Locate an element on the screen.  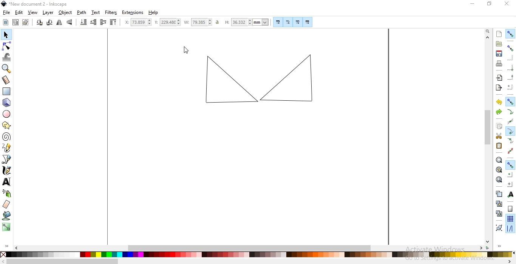
layer is located at coordinates (48, 12).